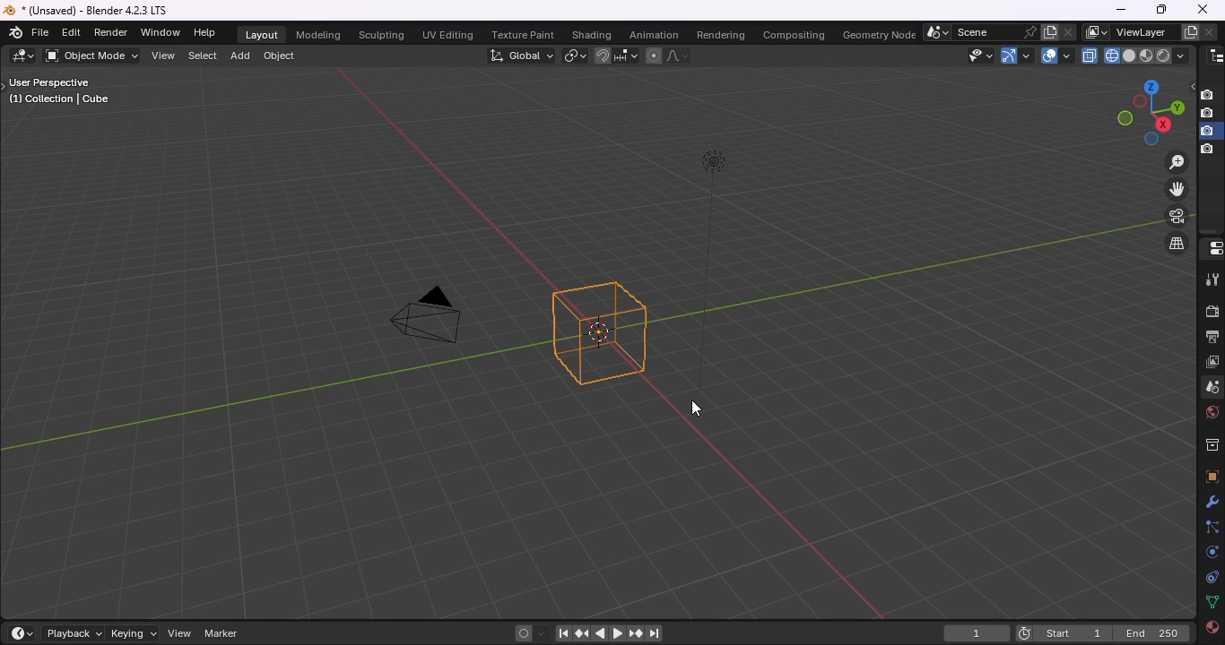 Image resolution: width=1225 pixels, height=645 pixels. What do you see at coordinates (1212, 311) in the screenshot?
I see `render` at bounding box center [1212, 311].